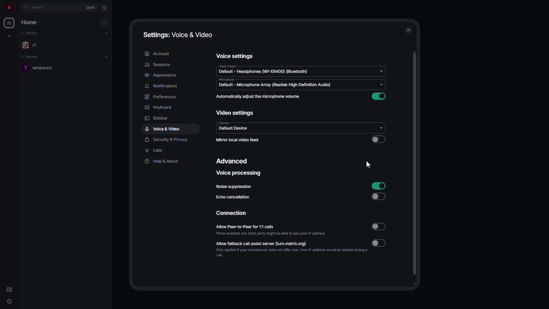  What do you see at coordinates (9, 23) in the screenshot?
I see `home` at bounding box center [9, 23].